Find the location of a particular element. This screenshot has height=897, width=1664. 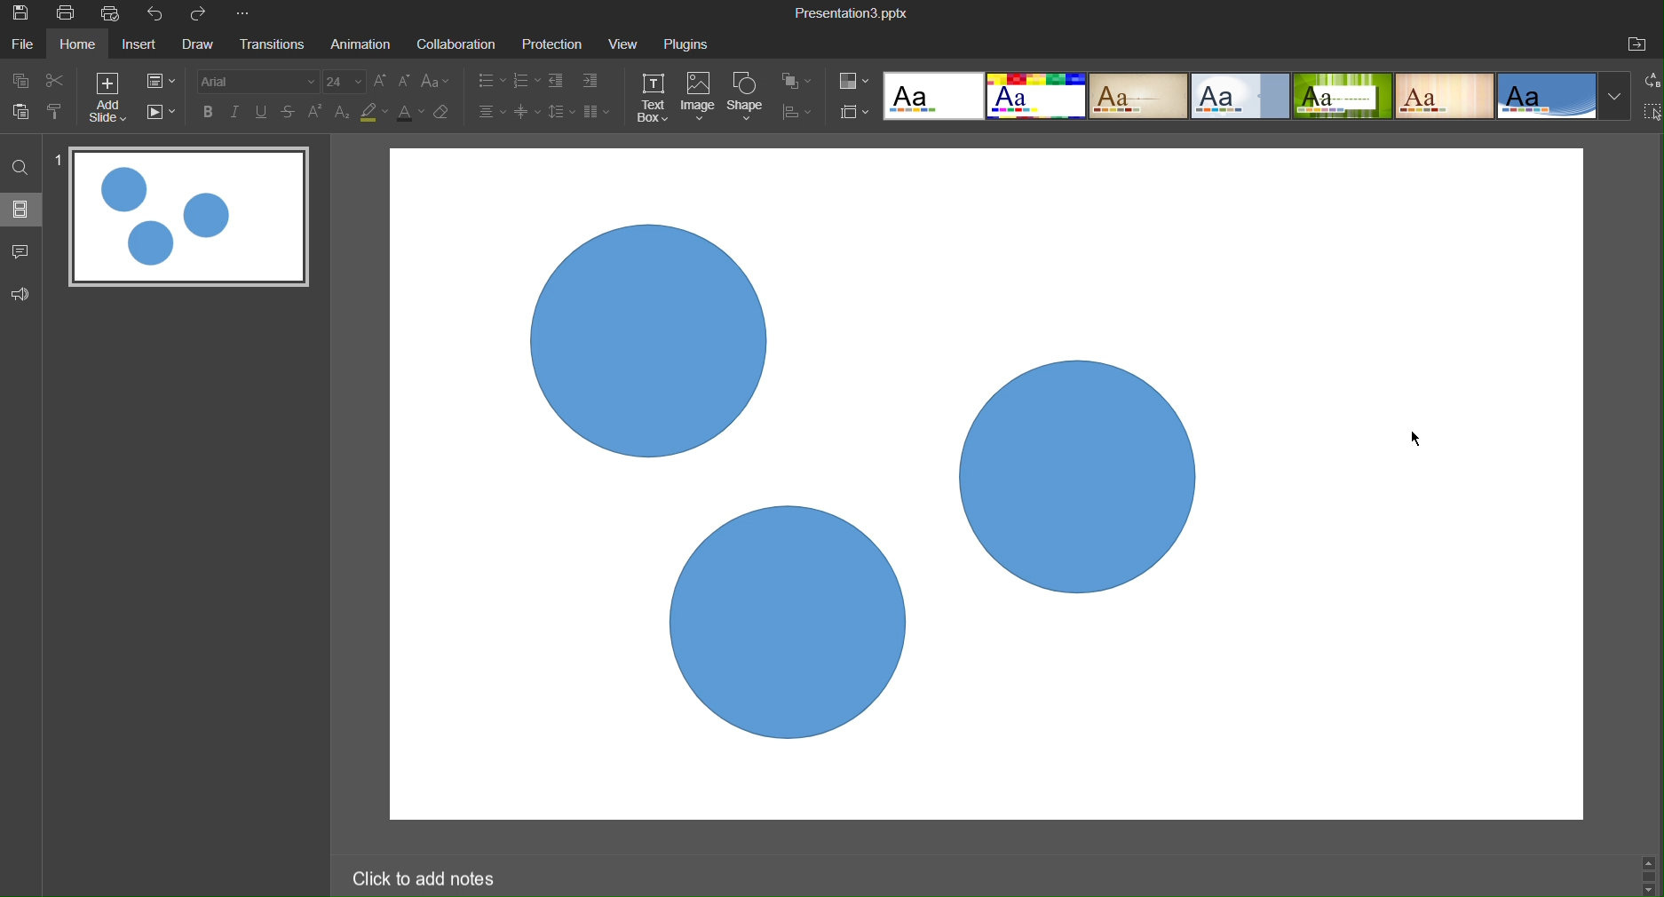

Insert is located at coordinates (146, 47).